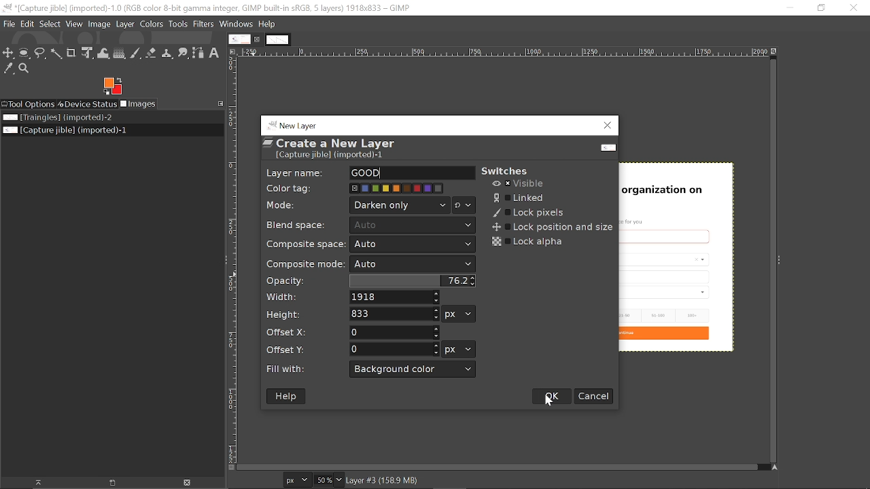 This screenshot has width=870, height=489. I want to click on Opacity, so click(415, 280).